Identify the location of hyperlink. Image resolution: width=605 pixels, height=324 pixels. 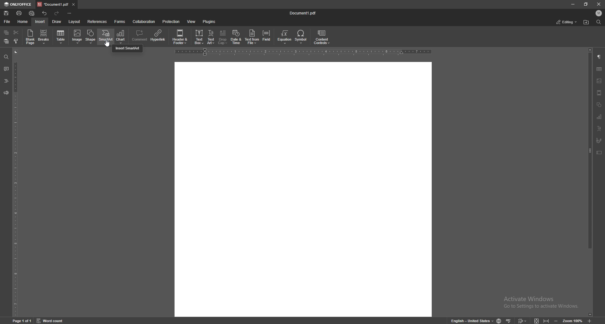
(158, 36).